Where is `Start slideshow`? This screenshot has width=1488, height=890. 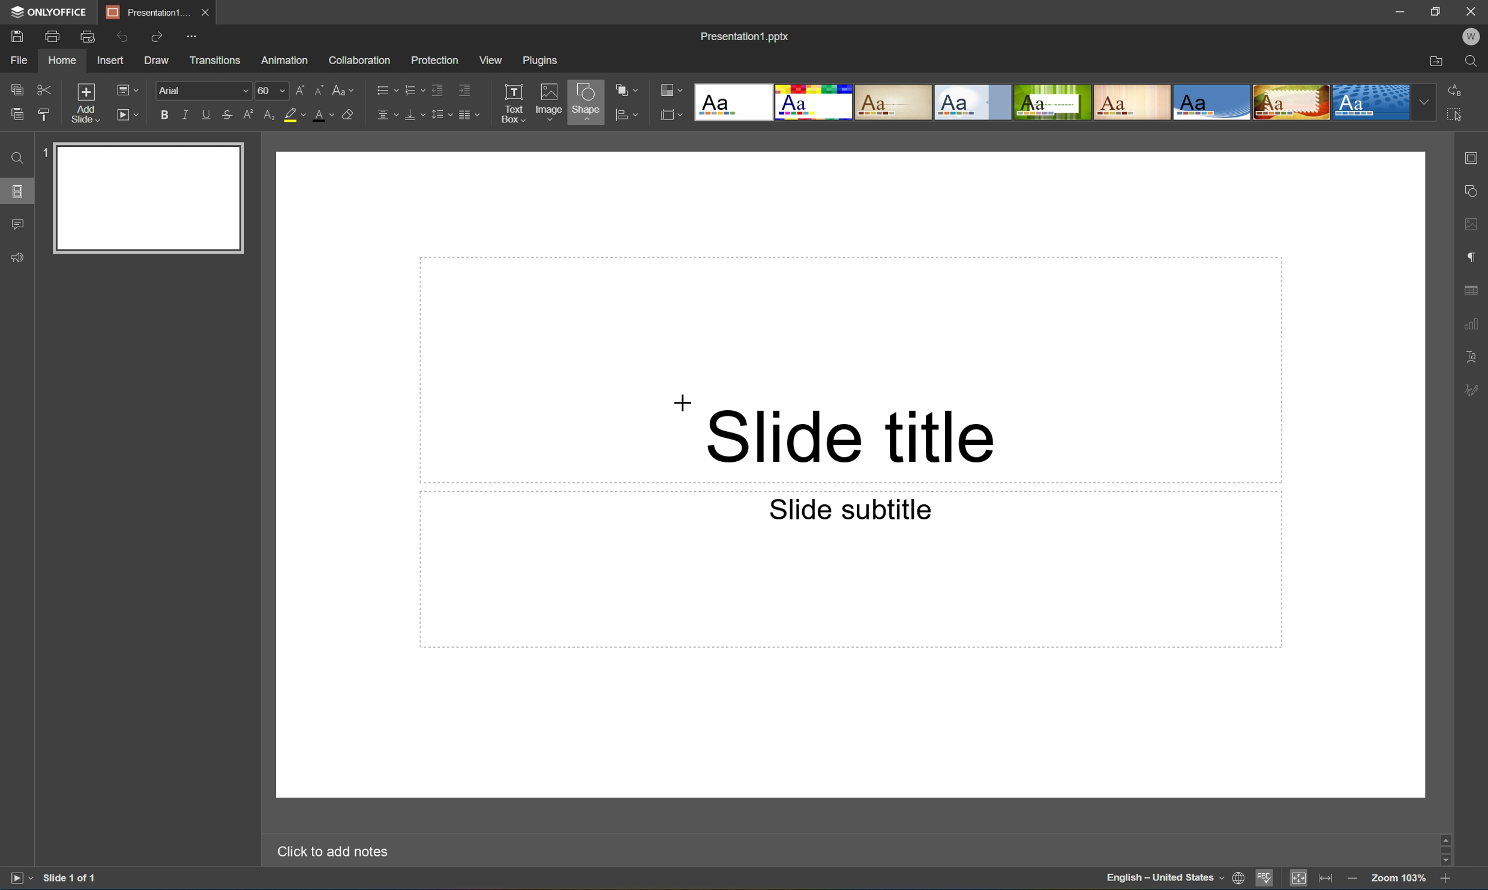 Start slideshow is located at coordinates (17, 880).